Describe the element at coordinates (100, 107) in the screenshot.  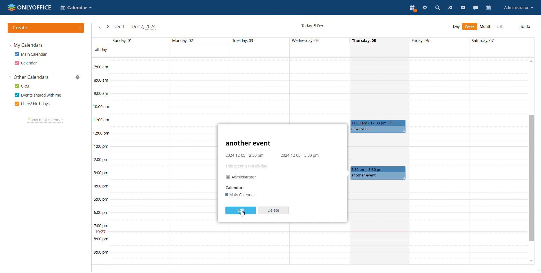
I see `10:00 am` at that location.